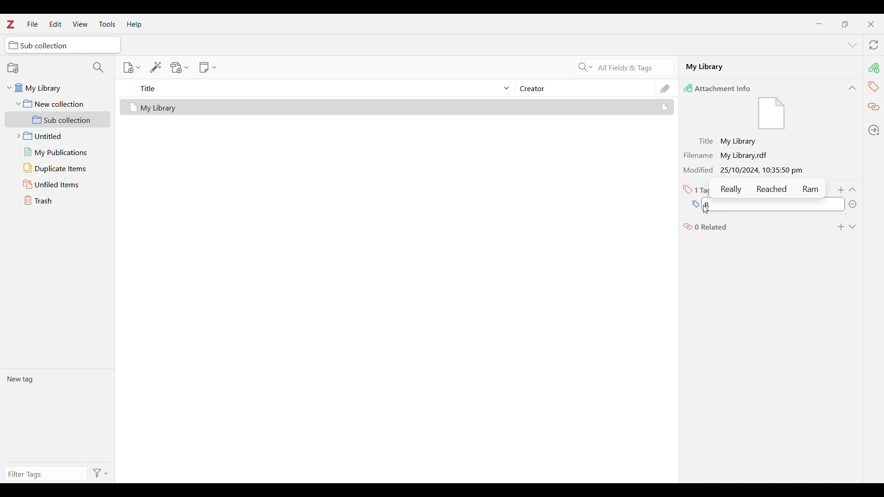  Describe the element at coordinates (81, 24) in the screenshot. I see `View menu` at that location.